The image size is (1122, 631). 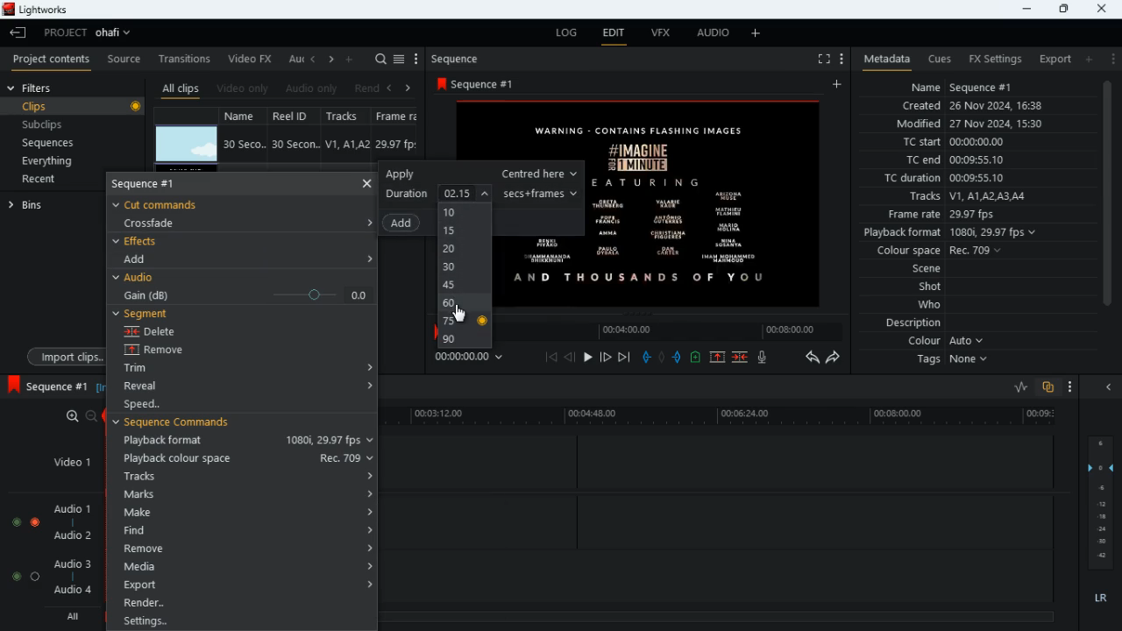 What do you see at coordinates (48, 204) in the screenshot?
I see `bins` at bounding box center [48, 204].